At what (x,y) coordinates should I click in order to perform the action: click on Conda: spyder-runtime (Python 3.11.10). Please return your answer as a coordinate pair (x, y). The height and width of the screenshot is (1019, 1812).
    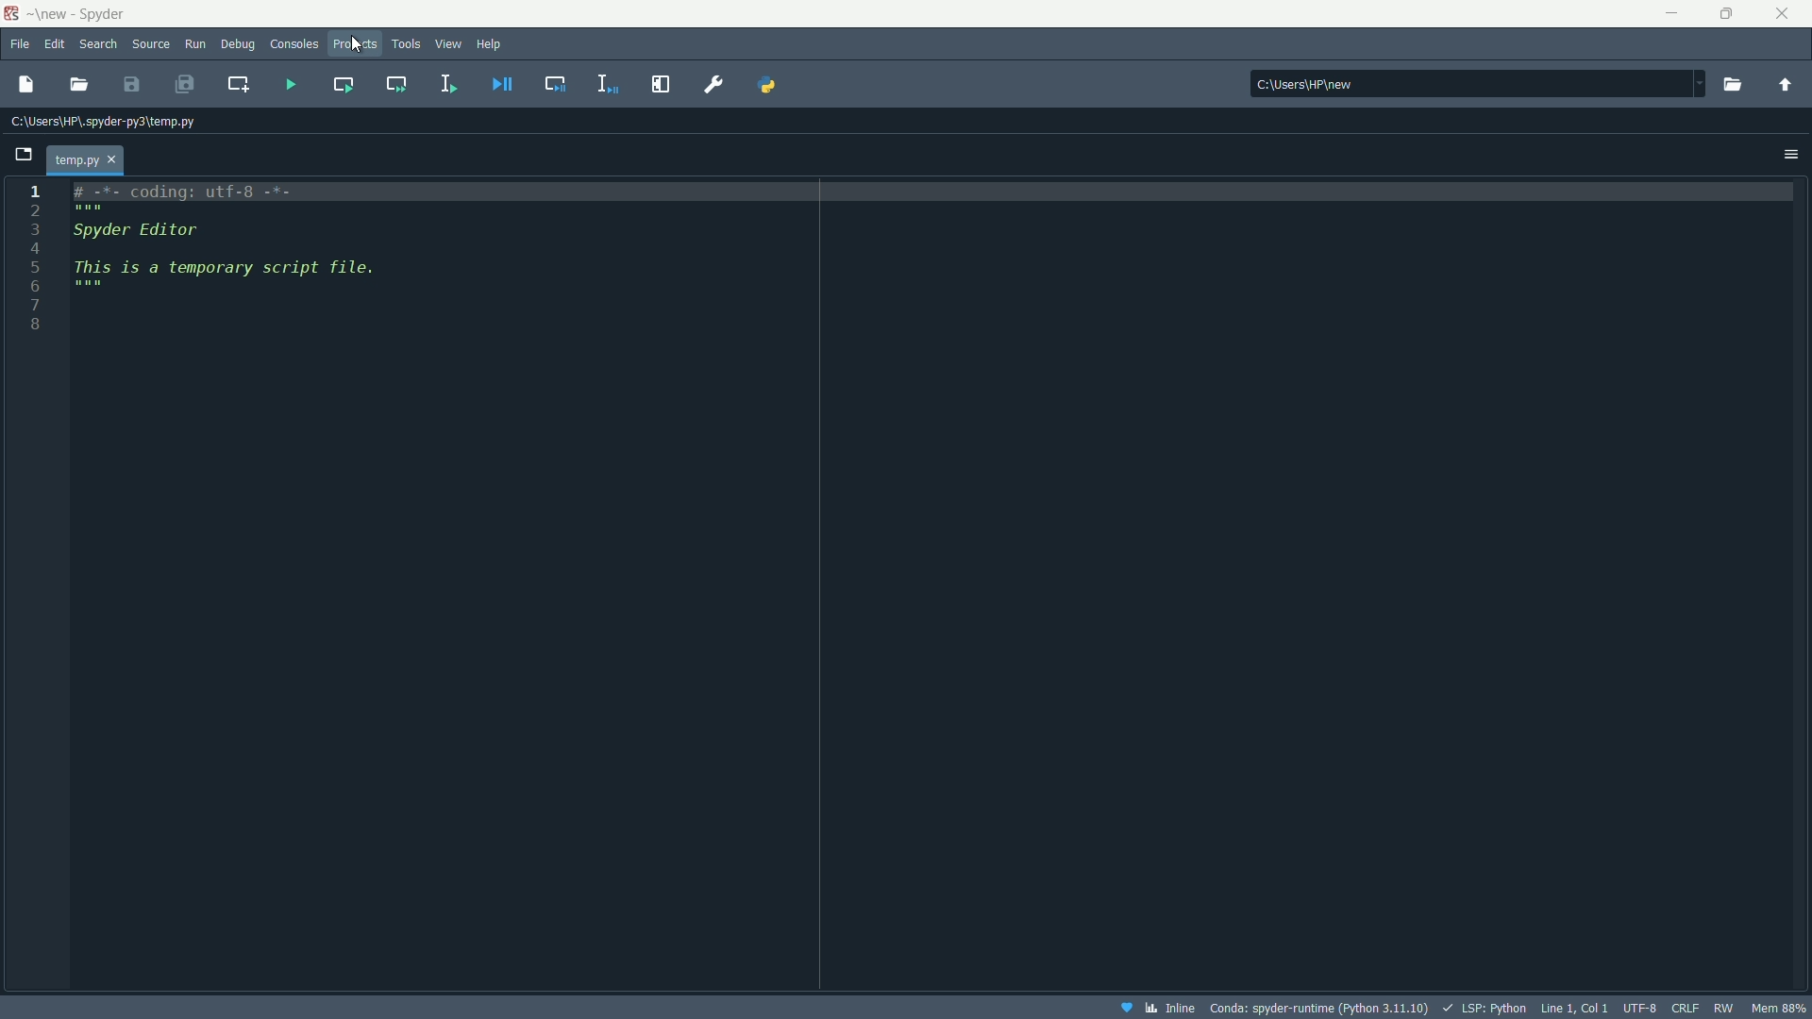
    Looking at the image, I should click on (1315, 1009).